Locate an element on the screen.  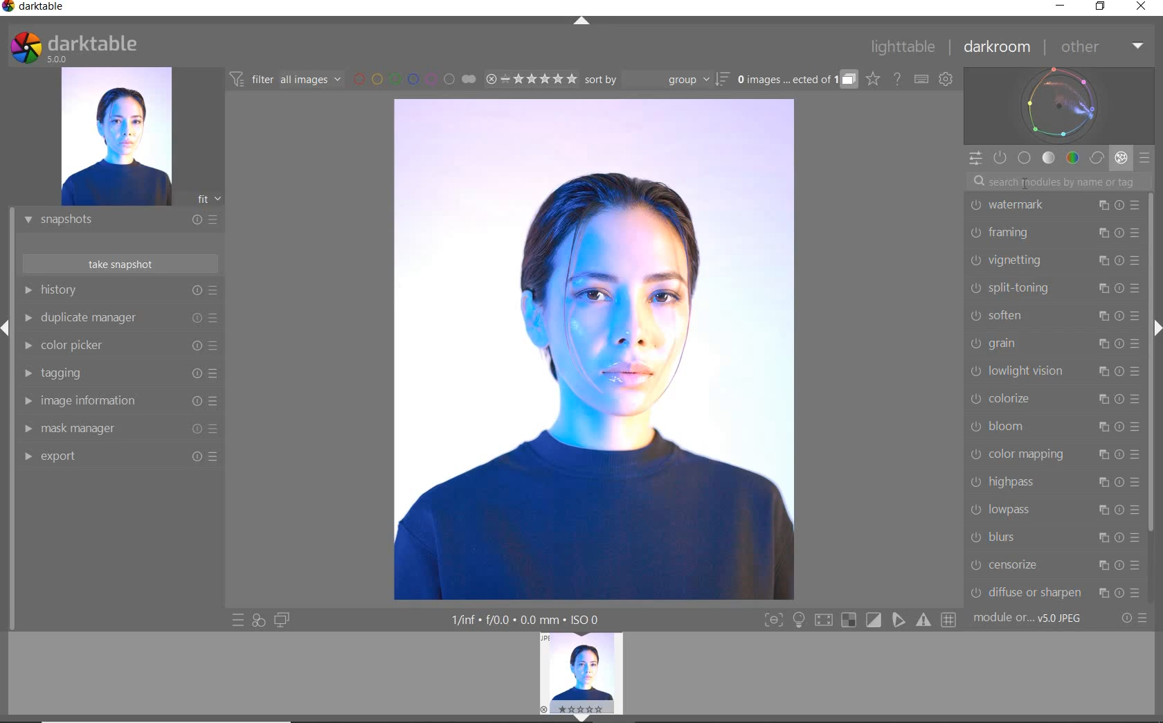
FILTER BY IMAGE COLOR LABEL is located at coordinates (415, 78).